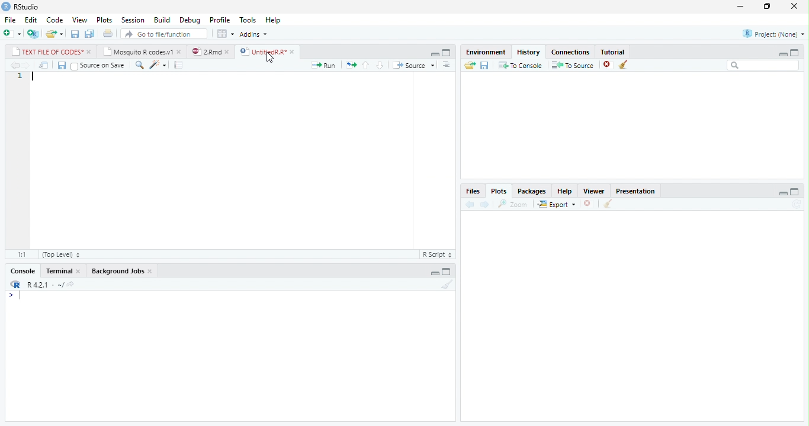 The width and height of the screenshot is (809, 426). What do you see at coordinates (75, 34) in the screenshot?
I see `save` at bounding box center [75, 34].